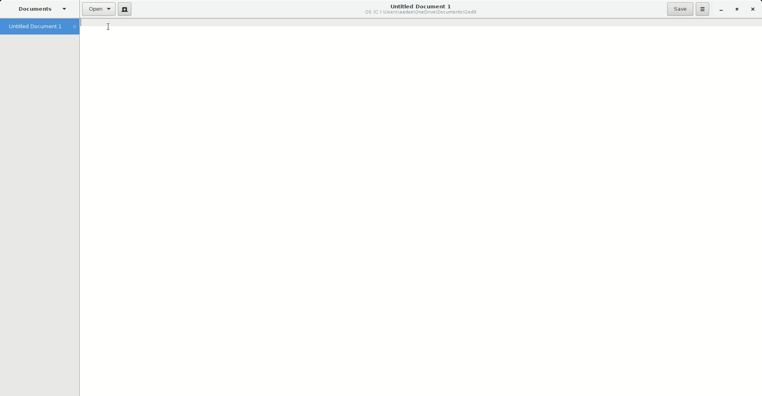 The width and height of the screenshot is (762, 396). What do you see at coordinates (720, 10) in the screenshot?
I see `Minimize` at bounding box center [720, 10].